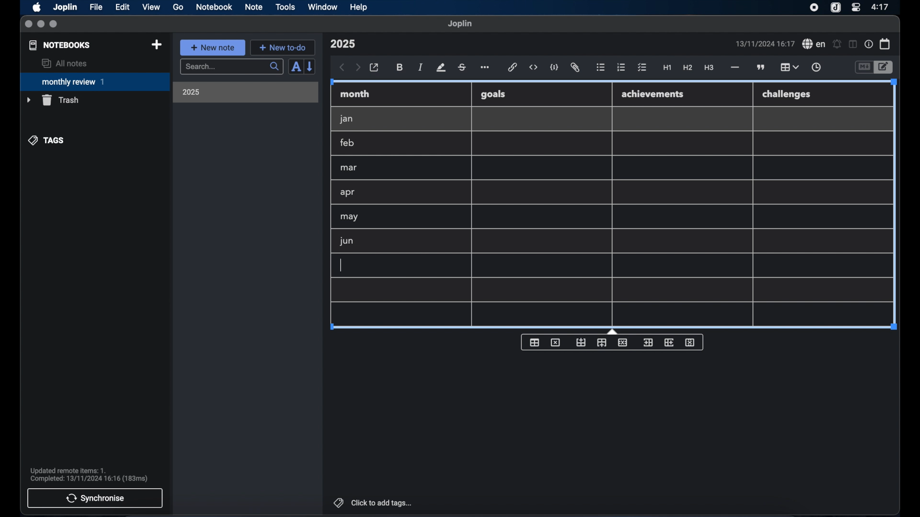 This screenshot has height=517, width=920. What do you see at coordinates (667, 68) in the screenshot?
I see `heading 1` at bounding box center [667, 68].